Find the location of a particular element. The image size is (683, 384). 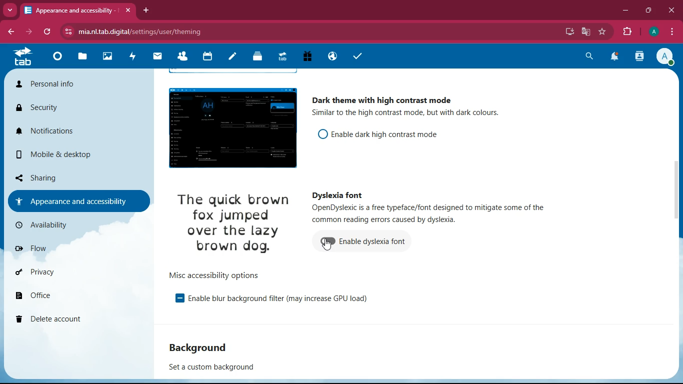

dyslexia is located at coordinates (336, 195).